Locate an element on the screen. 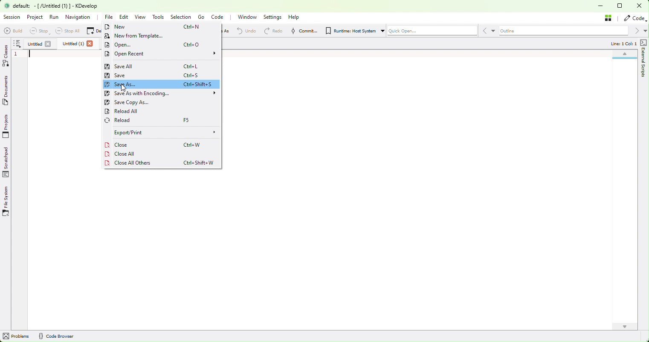 Image resolution: width=649 pixels, height=342 pixels. more options is located at coordinates (17, 44).